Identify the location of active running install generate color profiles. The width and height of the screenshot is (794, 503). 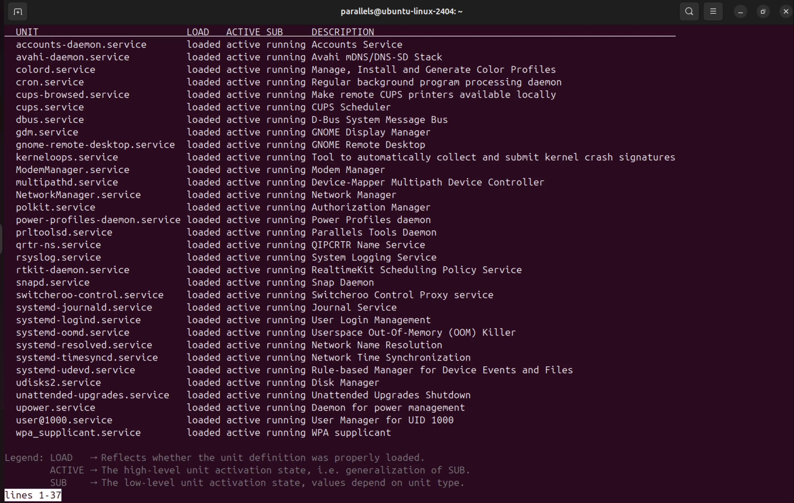
(394, 71).